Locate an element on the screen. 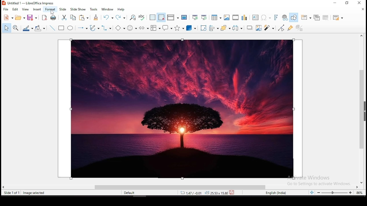 The image size is (367, 206). text box is located at coordinates (255, 17).